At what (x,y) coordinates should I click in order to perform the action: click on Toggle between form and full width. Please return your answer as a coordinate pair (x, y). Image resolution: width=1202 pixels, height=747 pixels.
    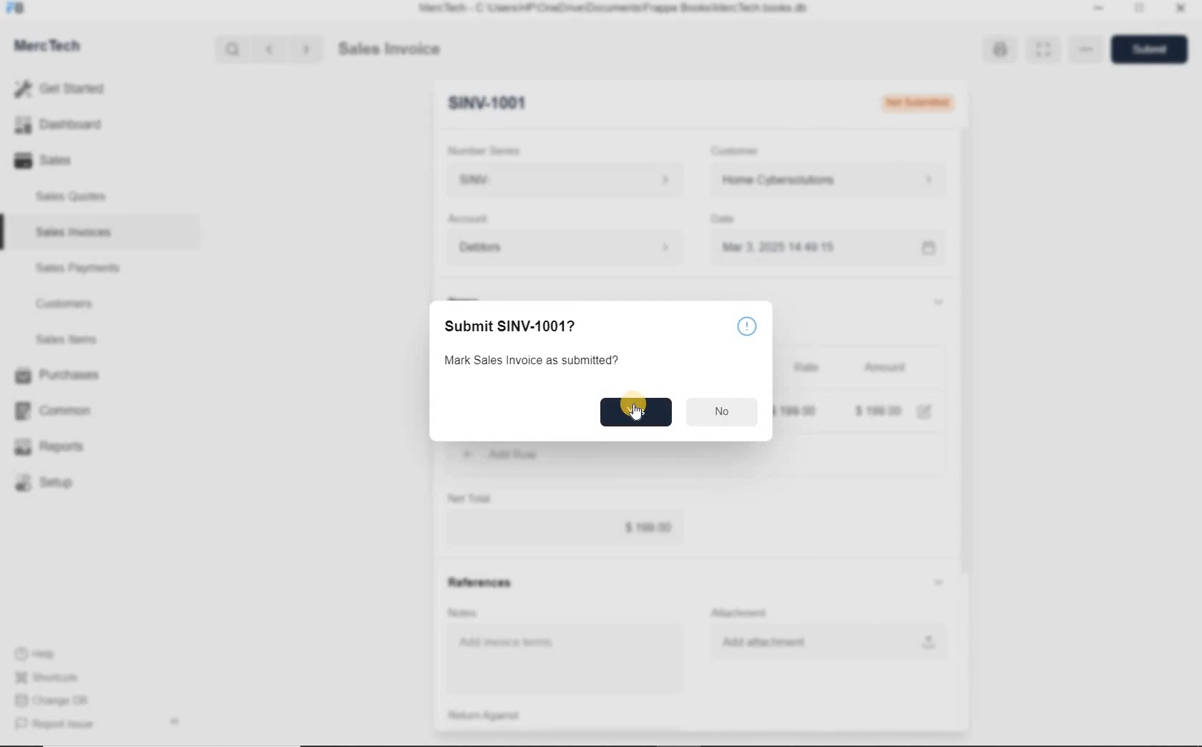
    Looking at the image, I should click on (1040, 50).